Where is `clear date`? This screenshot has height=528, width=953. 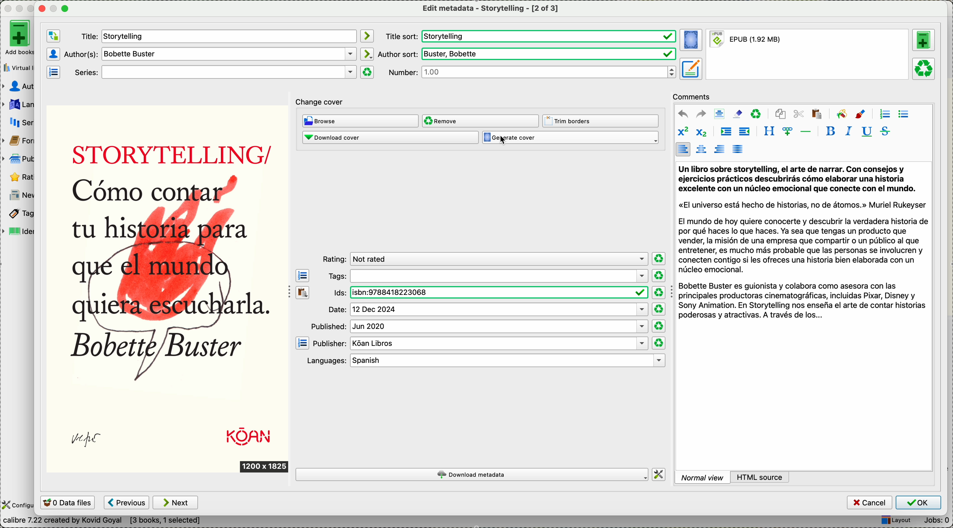 clear date is located at coordinates (659, 343).